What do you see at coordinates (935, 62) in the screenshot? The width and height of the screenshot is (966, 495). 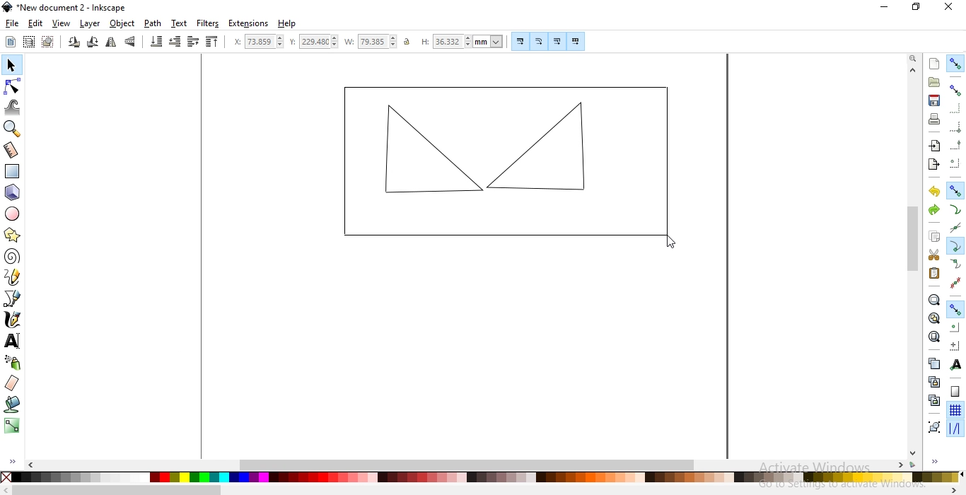 I see `create new document from default template` at bounding box center [935, 62].